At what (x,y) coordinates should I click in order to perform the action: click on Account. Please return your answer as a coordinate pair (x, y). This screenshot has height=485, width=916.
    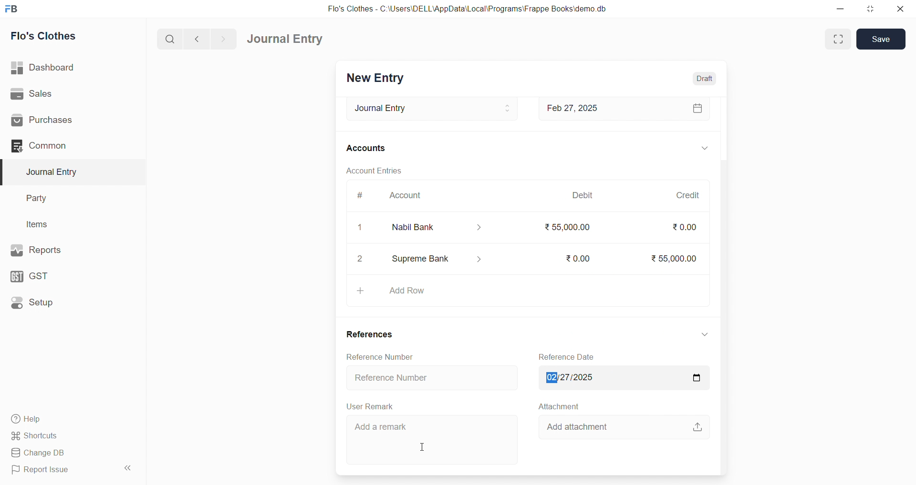
    Looking at the image, I should click on (408, 197).